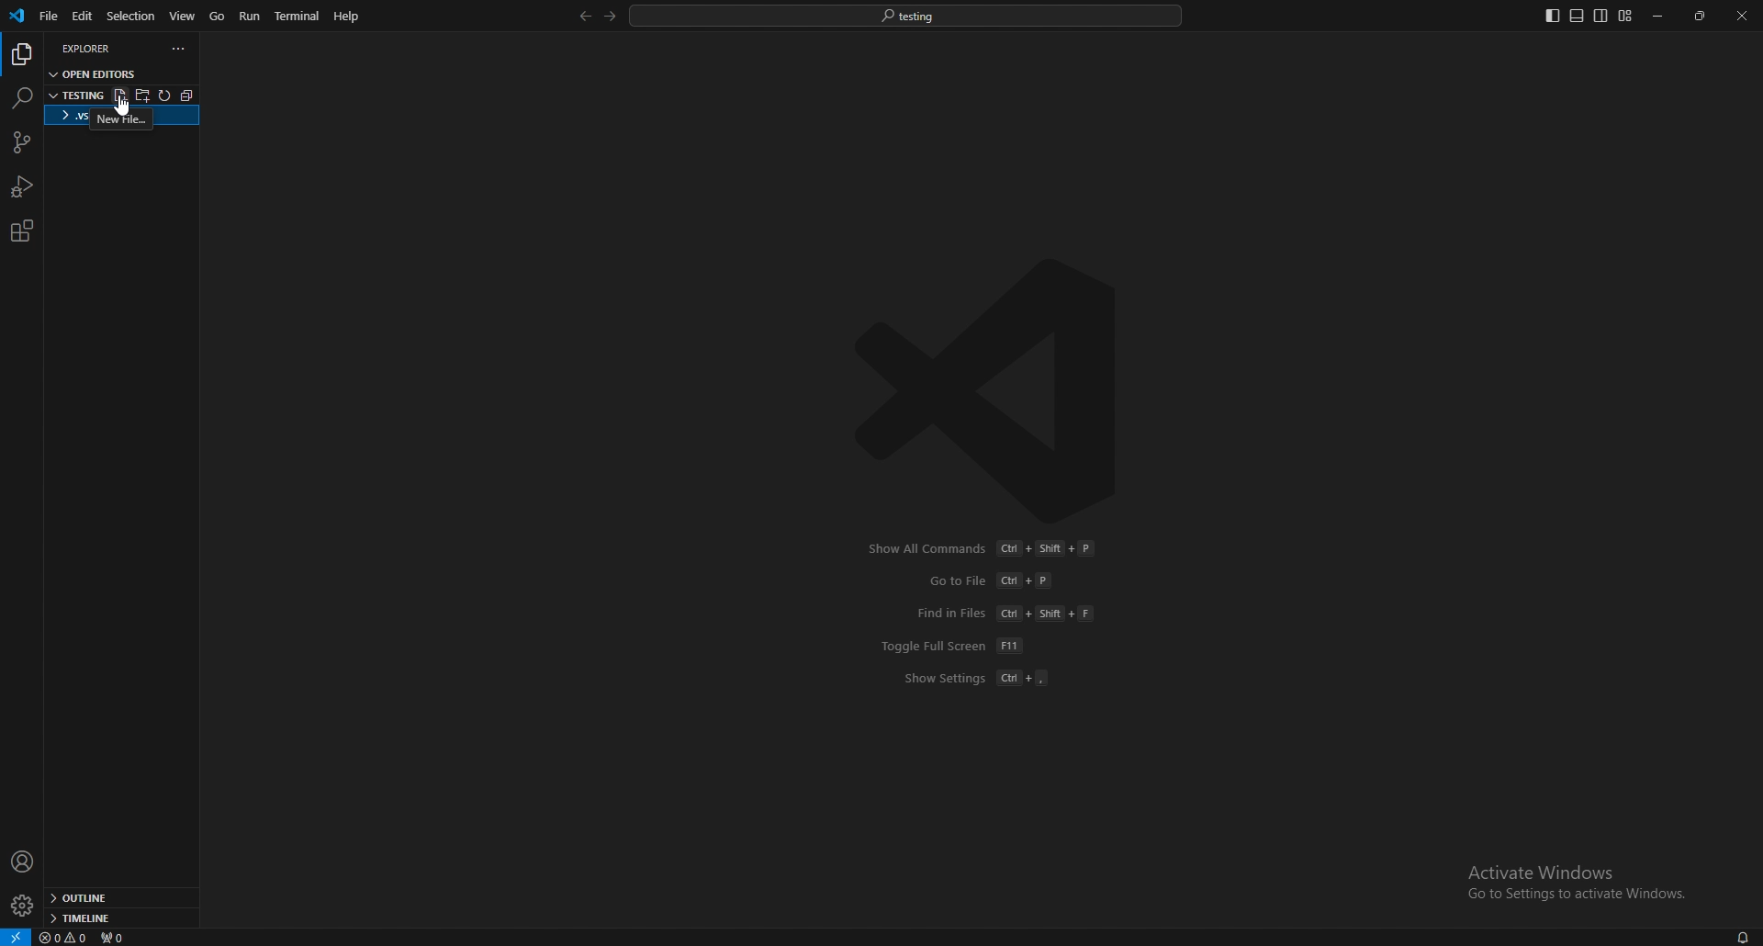 This screenshot has width=1763, height=946. Describe the element at coordinates (119, 96) in the screenshot. I see `new file` at that location.